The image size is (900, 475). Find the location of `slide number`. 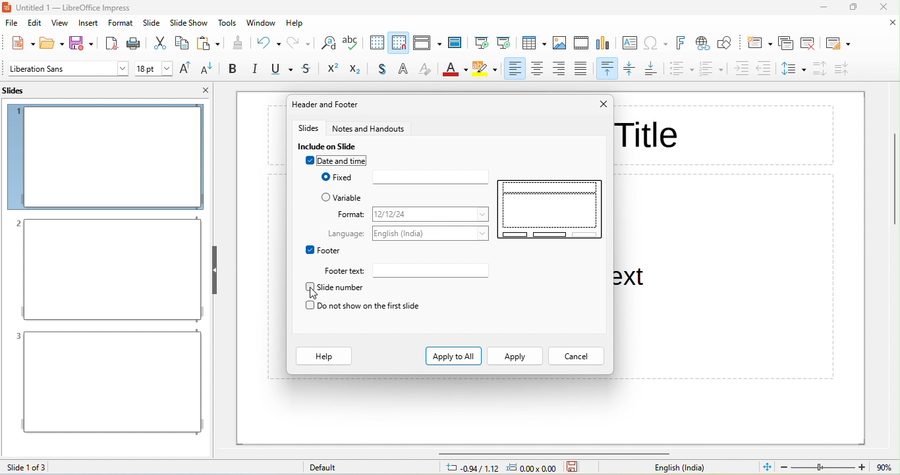

slide number is located at coordinates (342, 287).